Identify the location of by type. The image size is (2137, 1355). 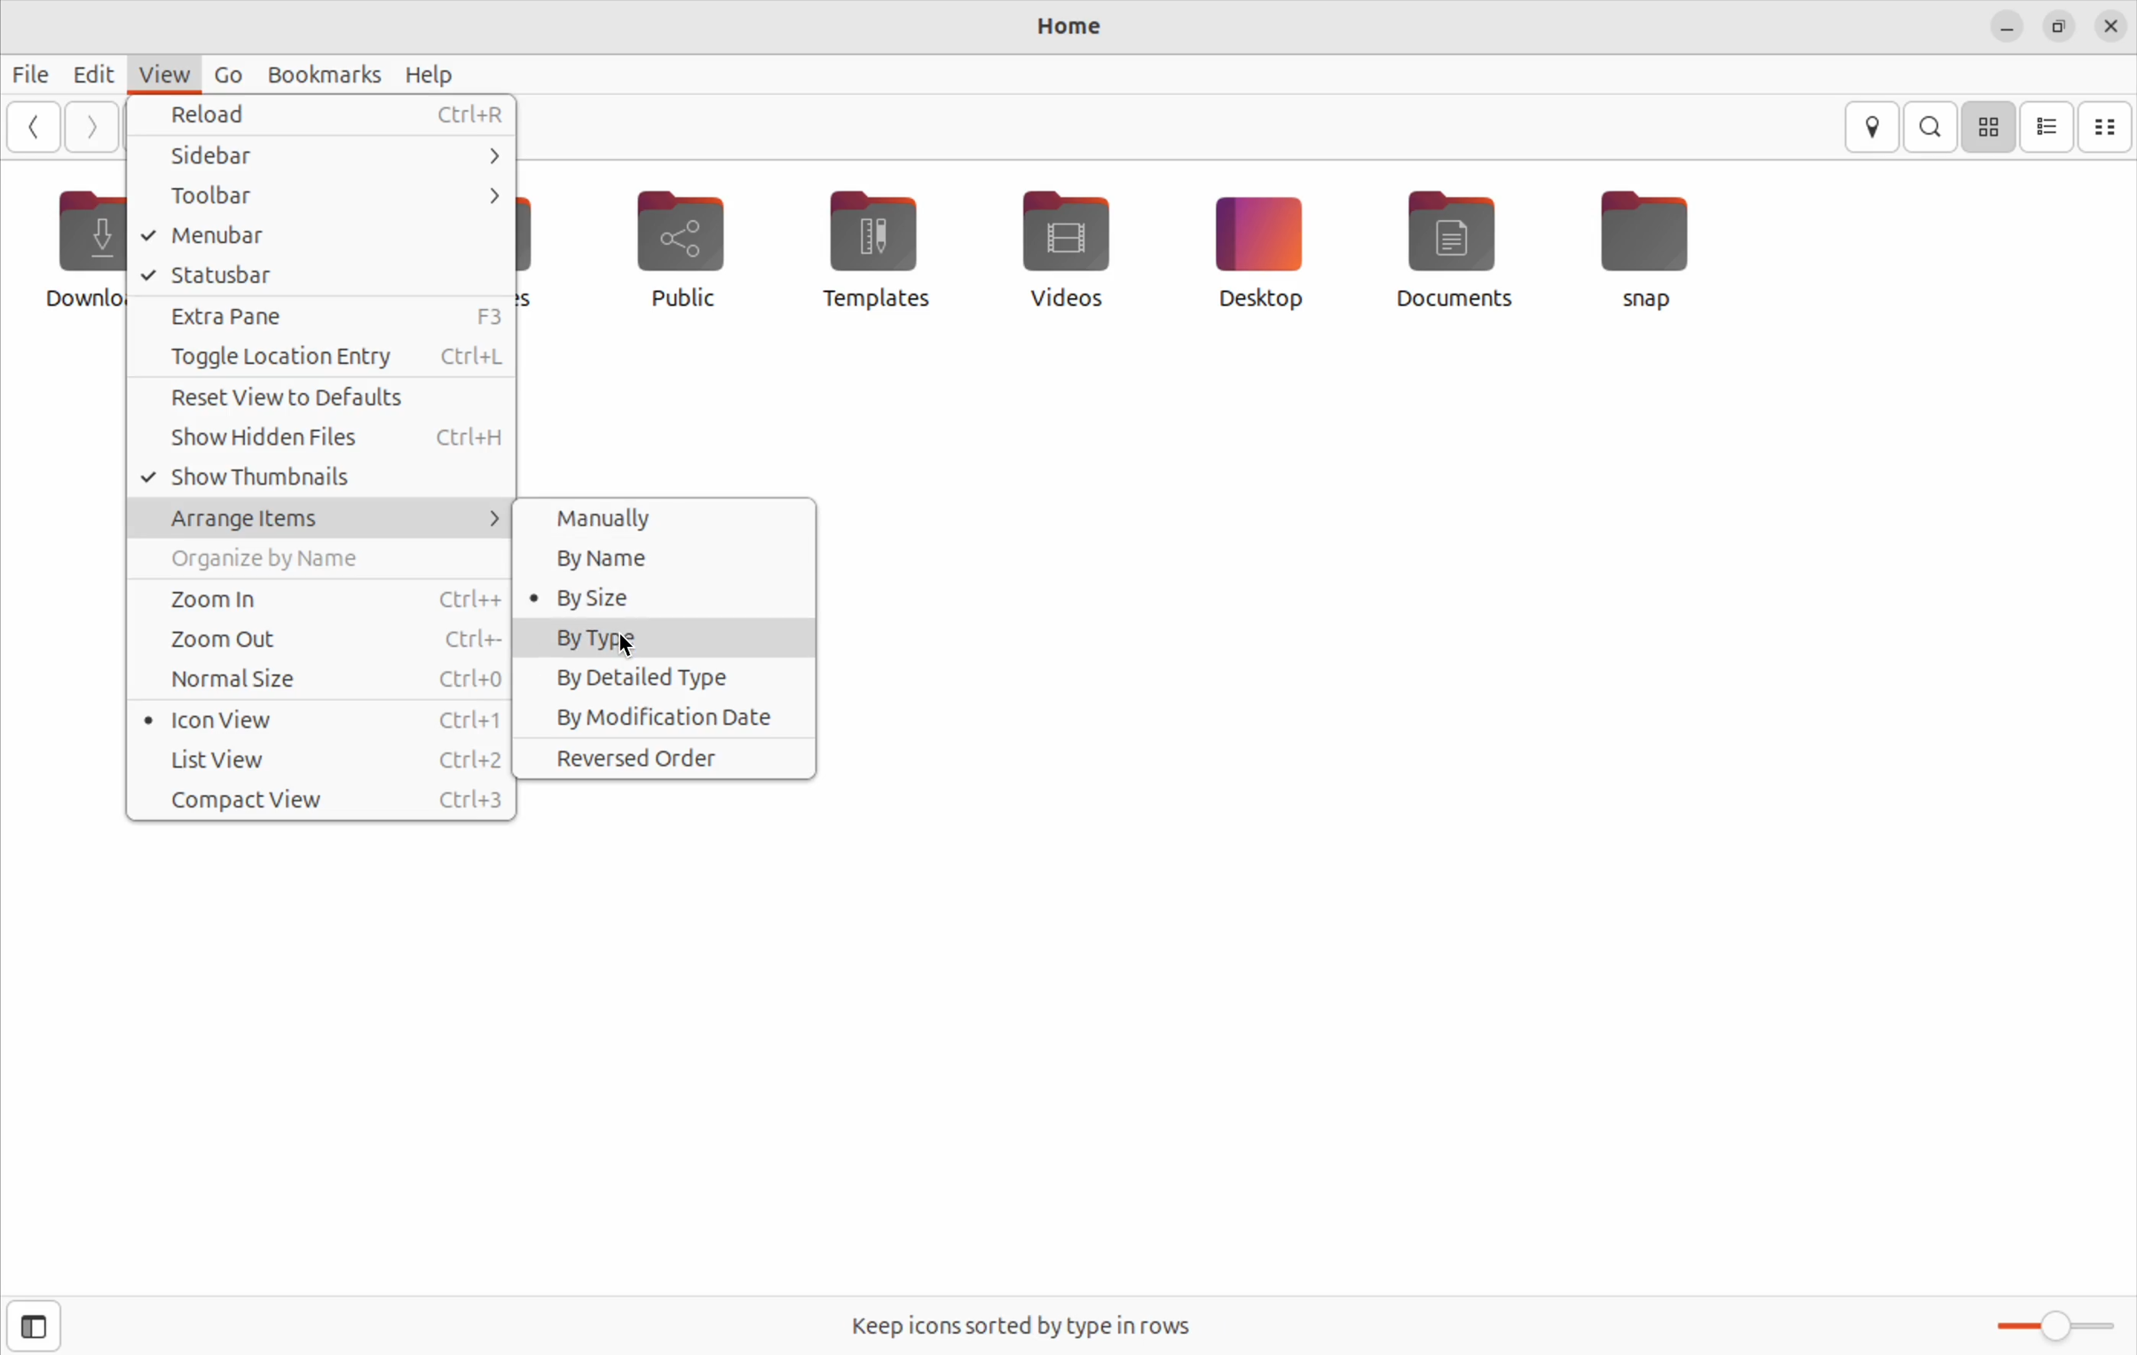
(668, 639).